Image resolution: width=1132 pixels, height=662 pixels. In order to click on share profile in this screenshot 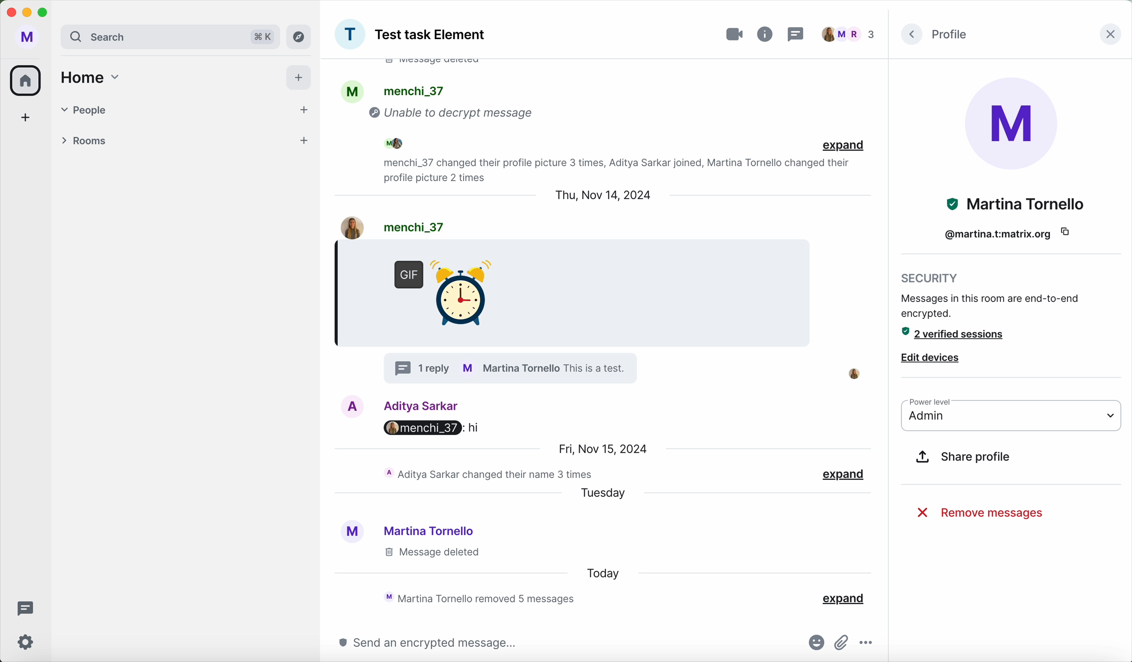, I will do `click(964, 458)`.